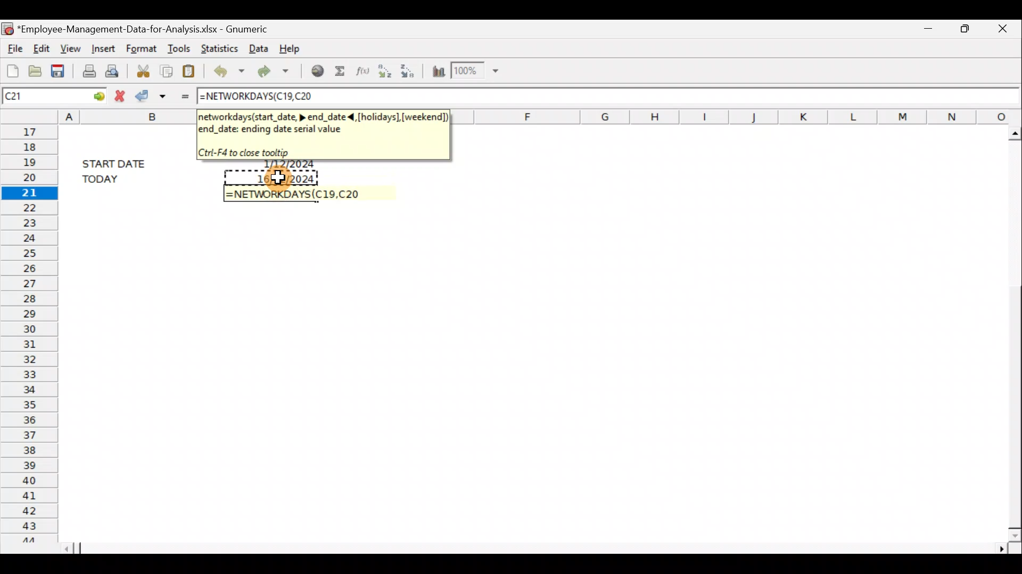  I want to click on Undo last action, so click(227, 70).